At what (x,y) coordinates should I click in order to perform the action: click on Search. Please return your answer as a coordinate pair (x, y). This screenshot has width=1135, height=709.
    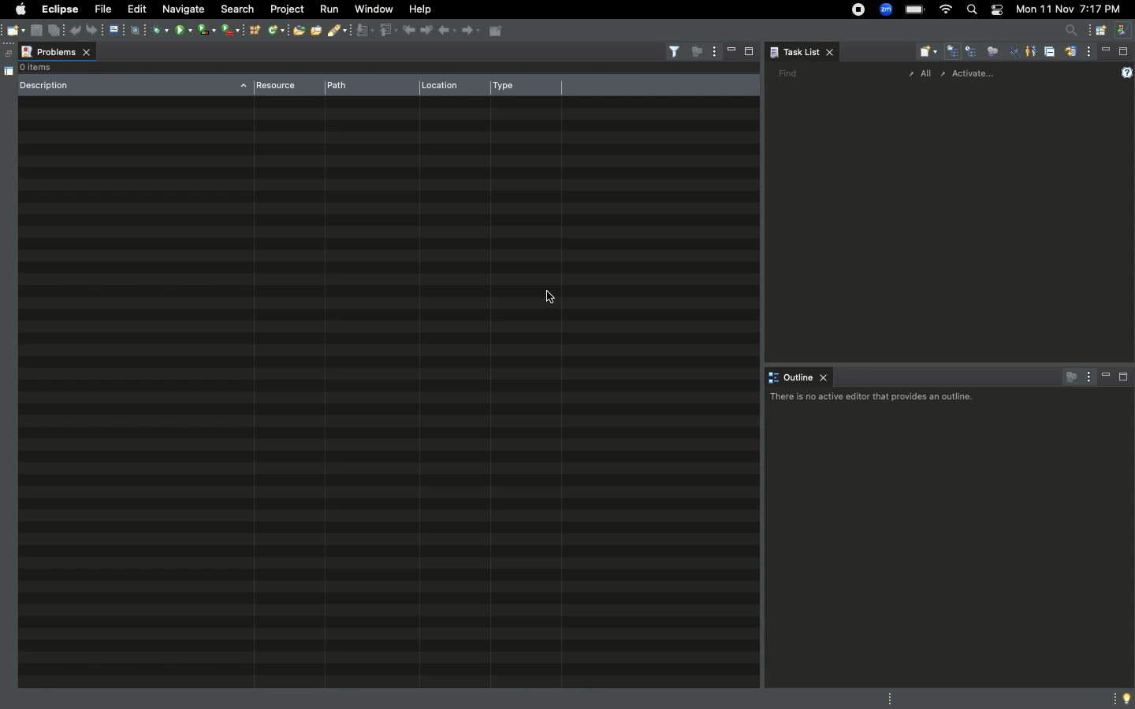
    Looking at the image, I should click on (971, 12).